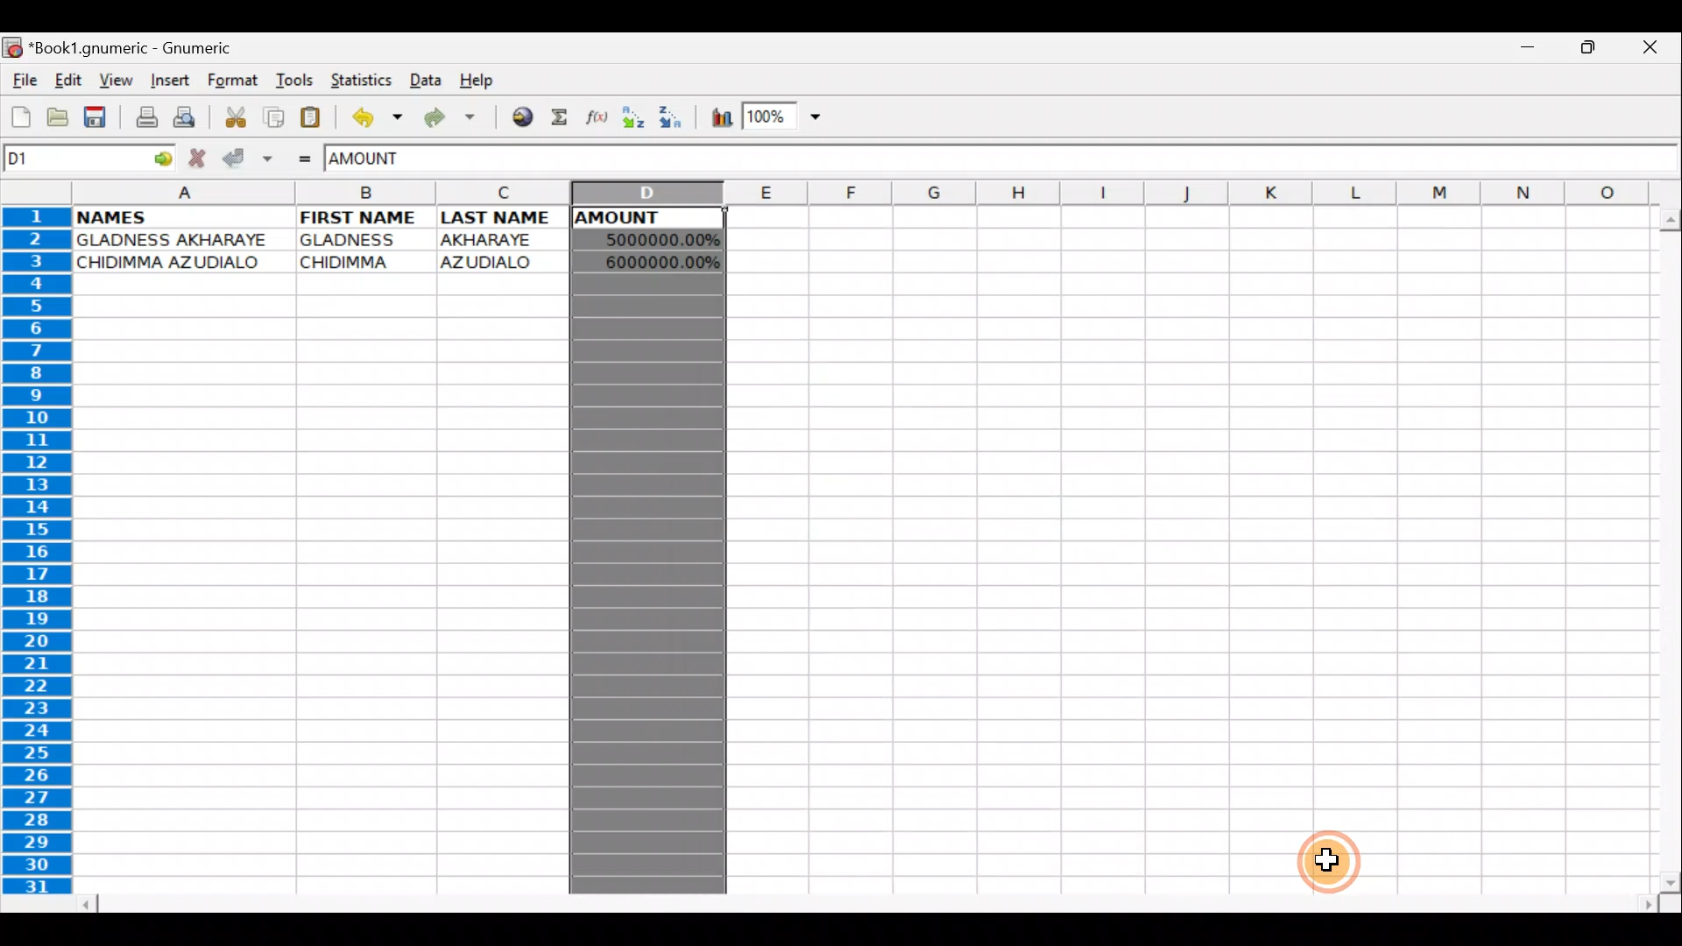 The width and height of the screenshot is (1682, 946). I want to click on Paste clipboard, so click(314, 116).